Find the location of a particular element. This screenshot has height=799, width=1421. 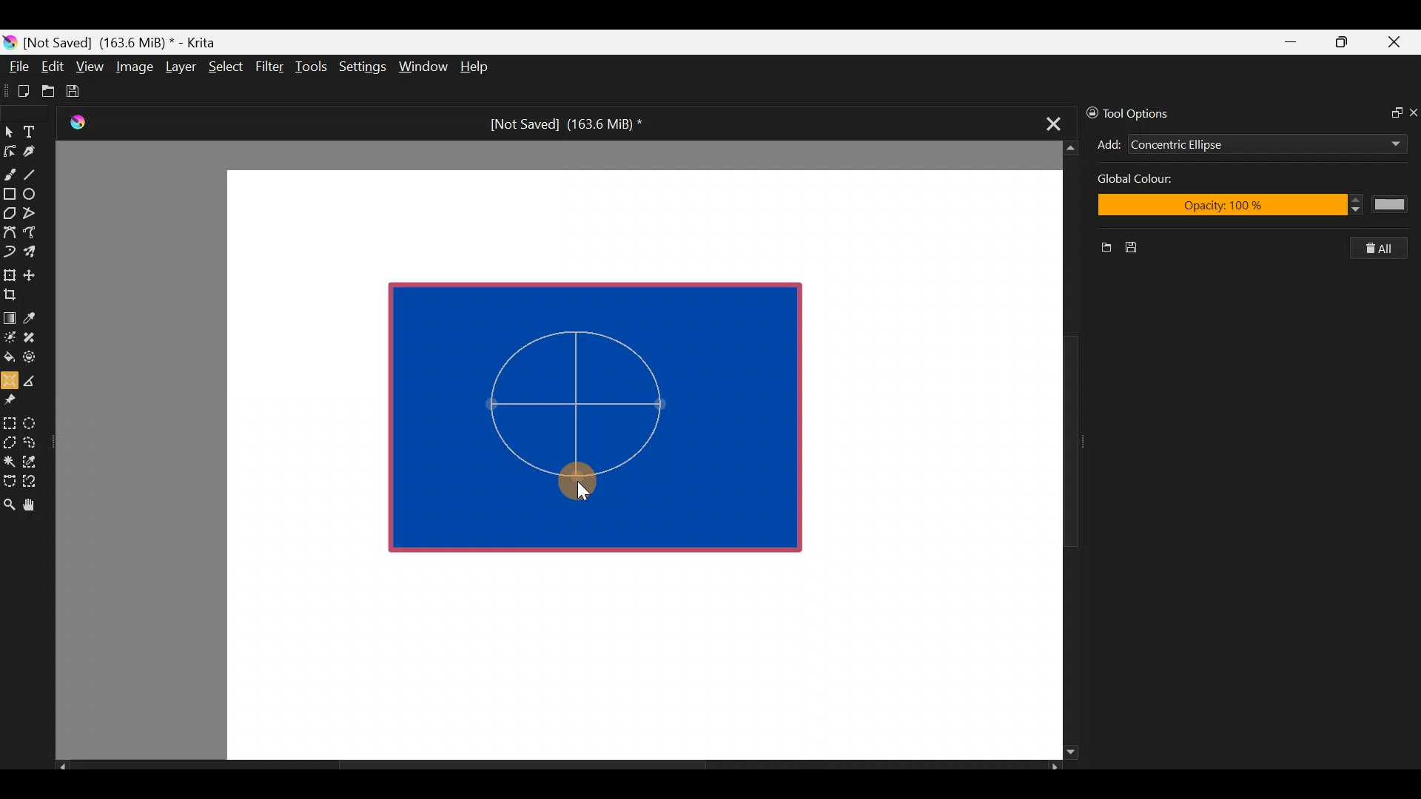

Select shapes tool is located at coordinates (9, 133).